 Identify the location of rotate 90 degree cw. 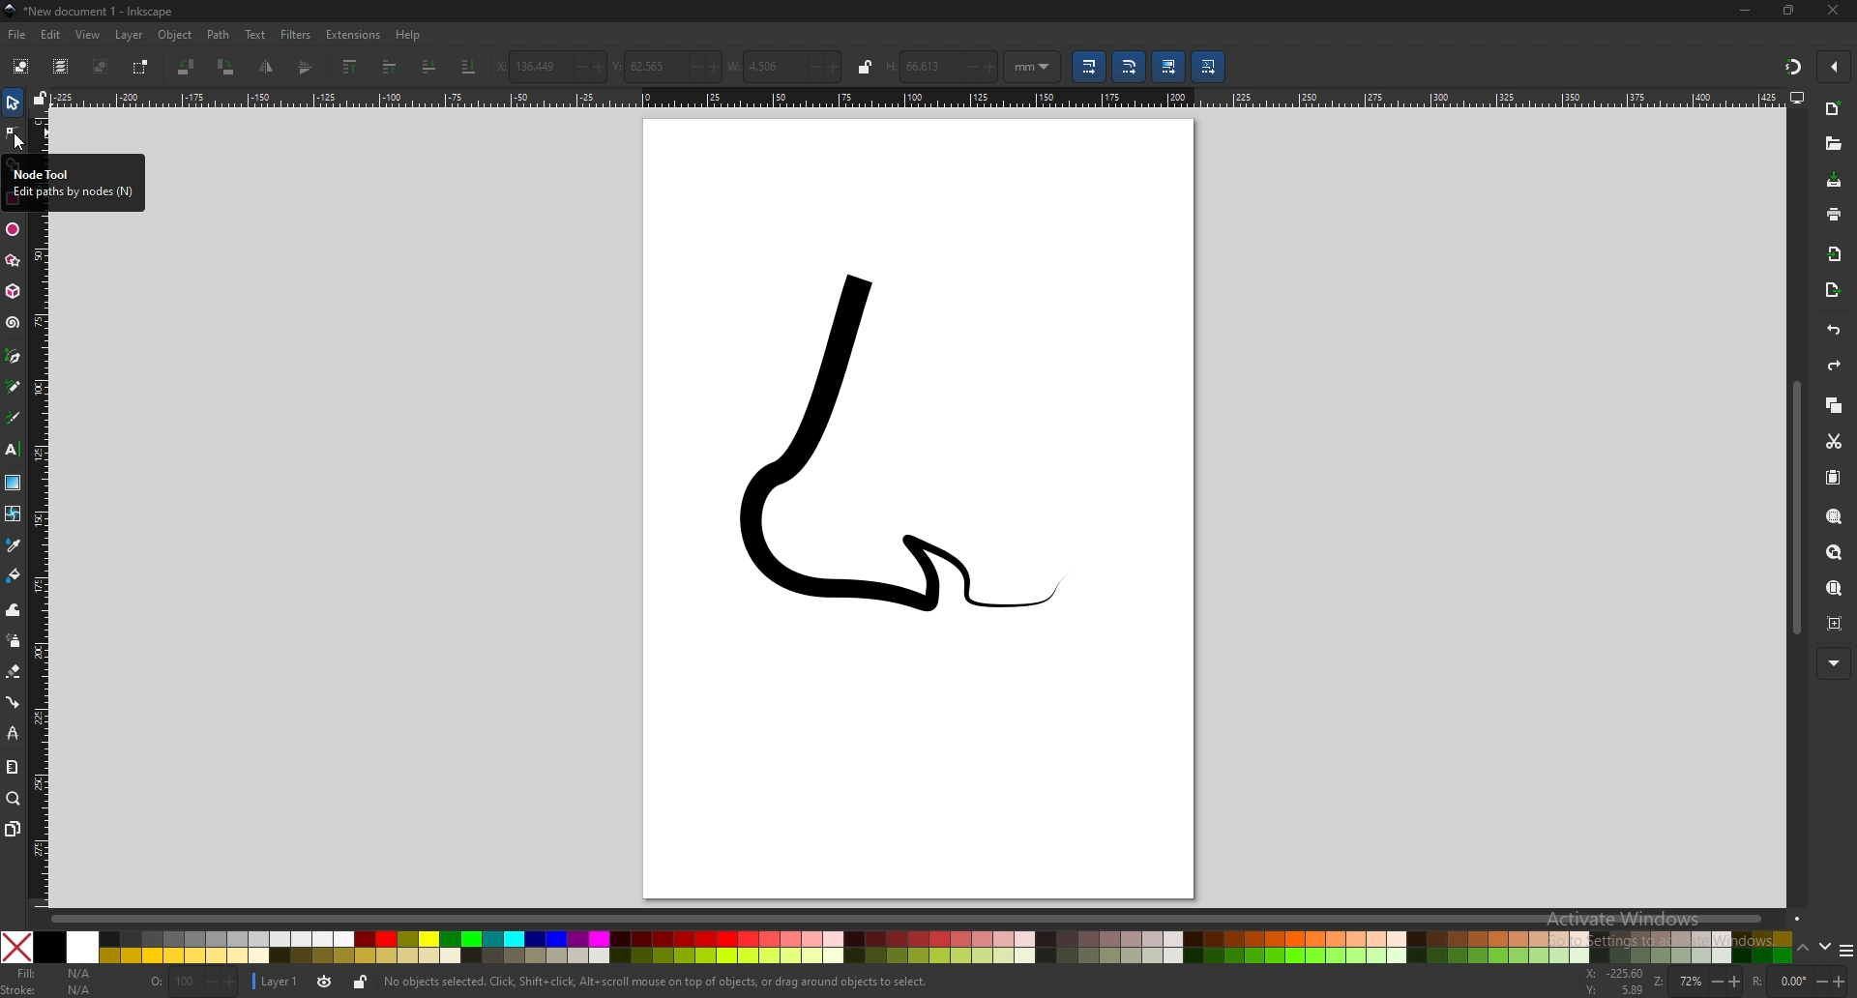
(227, 67).